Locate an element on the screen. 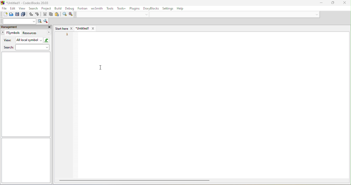  fortran is located at coordinates (83, 9).